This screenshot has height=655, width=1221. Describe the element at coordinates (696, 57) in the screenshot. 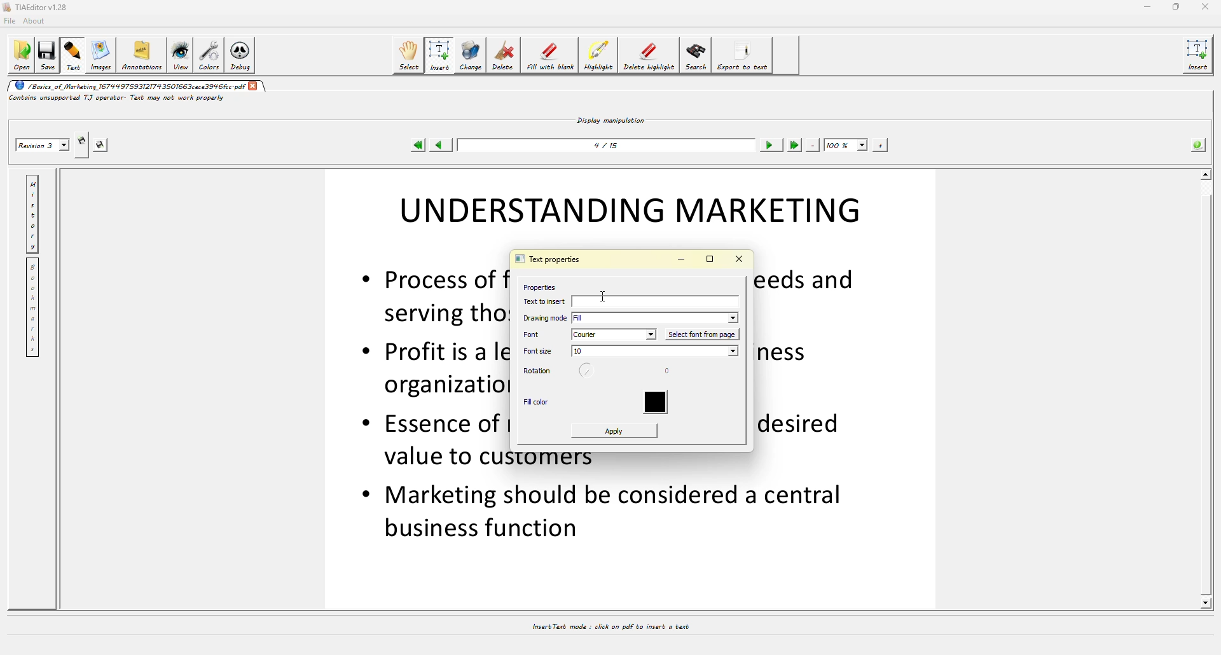

I see `search` at that location.